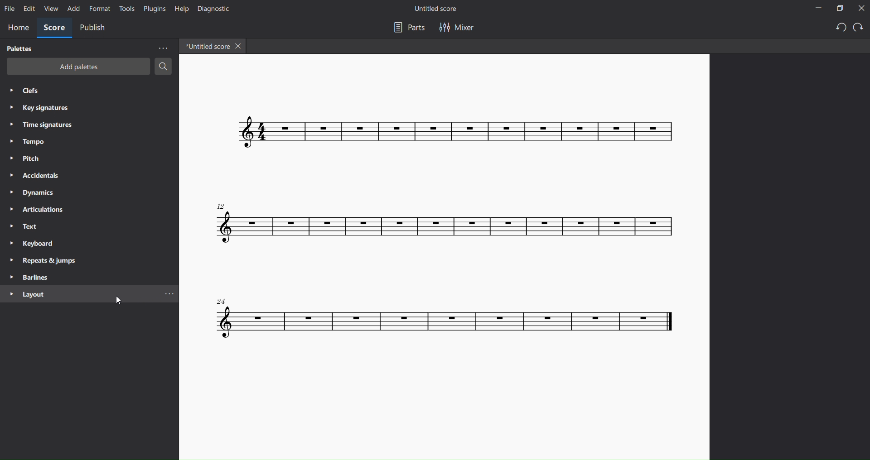 This screenshot has width=870, height=460. Describe the element at coordinates (29, 91) in the screenshot. I see `clefs` at that location.